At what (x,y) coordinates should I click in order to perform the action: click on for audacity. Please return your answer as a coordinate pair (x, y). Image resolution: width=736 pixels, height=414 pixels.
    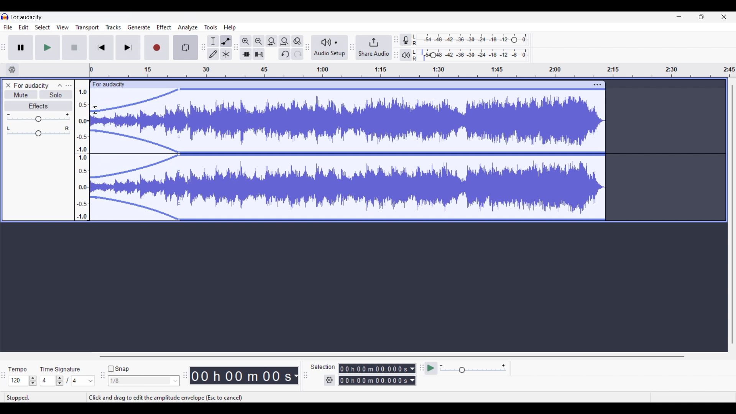
    Looking at the image, I should click on (27, 17).